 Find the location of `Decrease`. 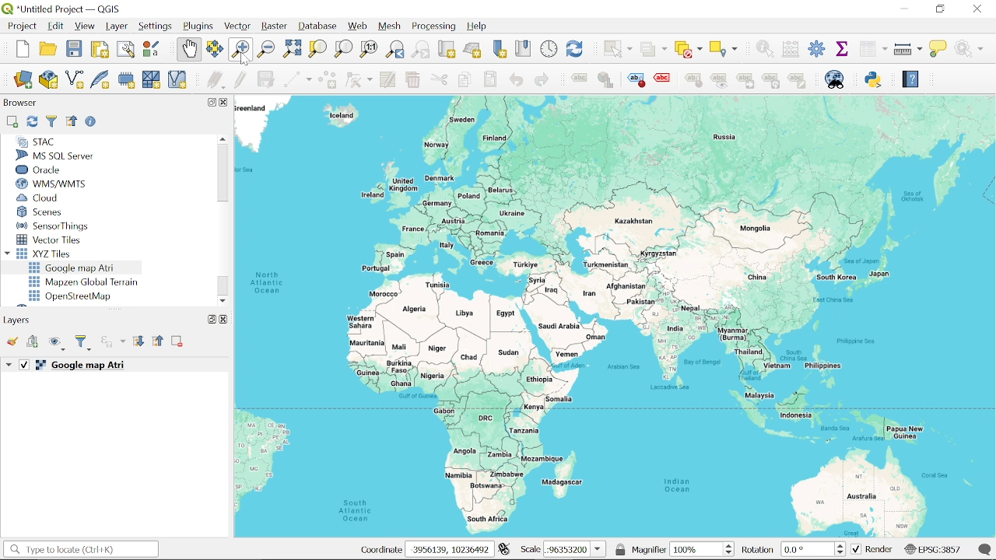

Decrease is located at coordinates (731, 553).